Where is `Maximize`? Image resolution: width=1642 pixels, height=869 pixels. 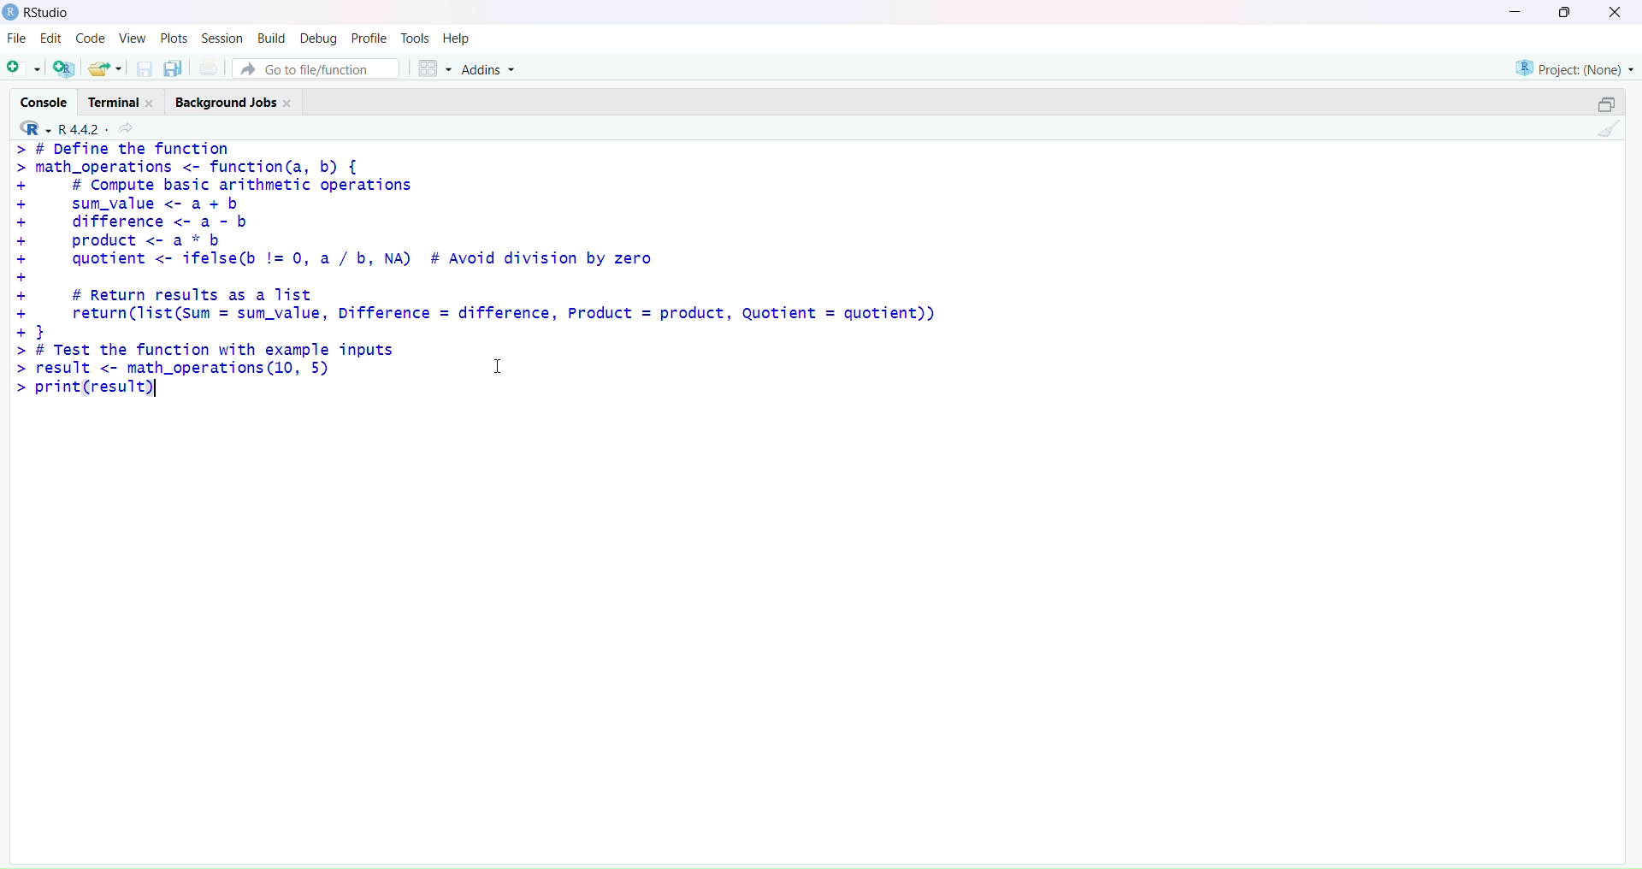
Maximize is located at coordinates (1566, 13).